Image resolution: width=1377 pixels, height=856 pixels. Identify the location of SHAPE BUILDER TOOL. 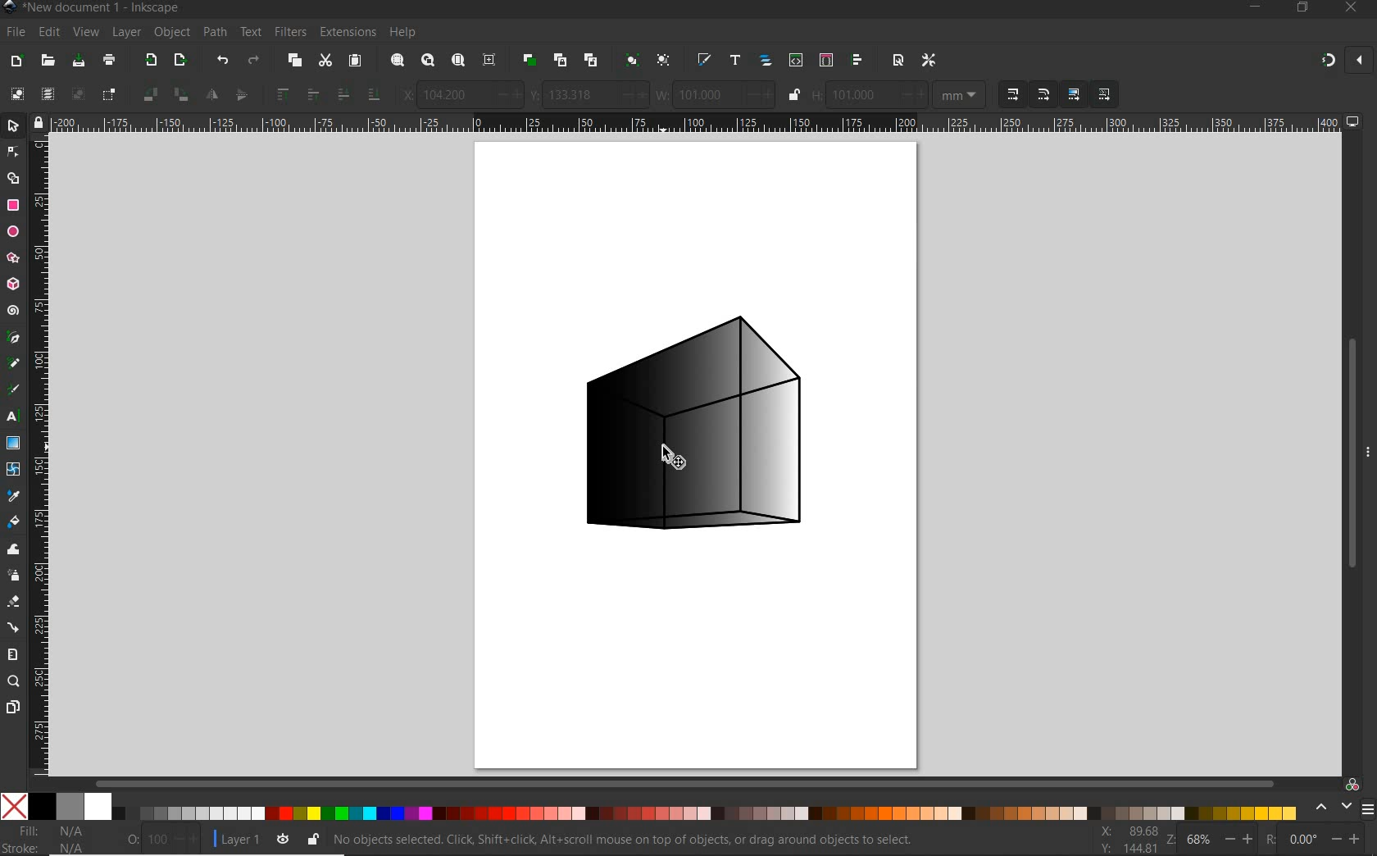
(13, 178).